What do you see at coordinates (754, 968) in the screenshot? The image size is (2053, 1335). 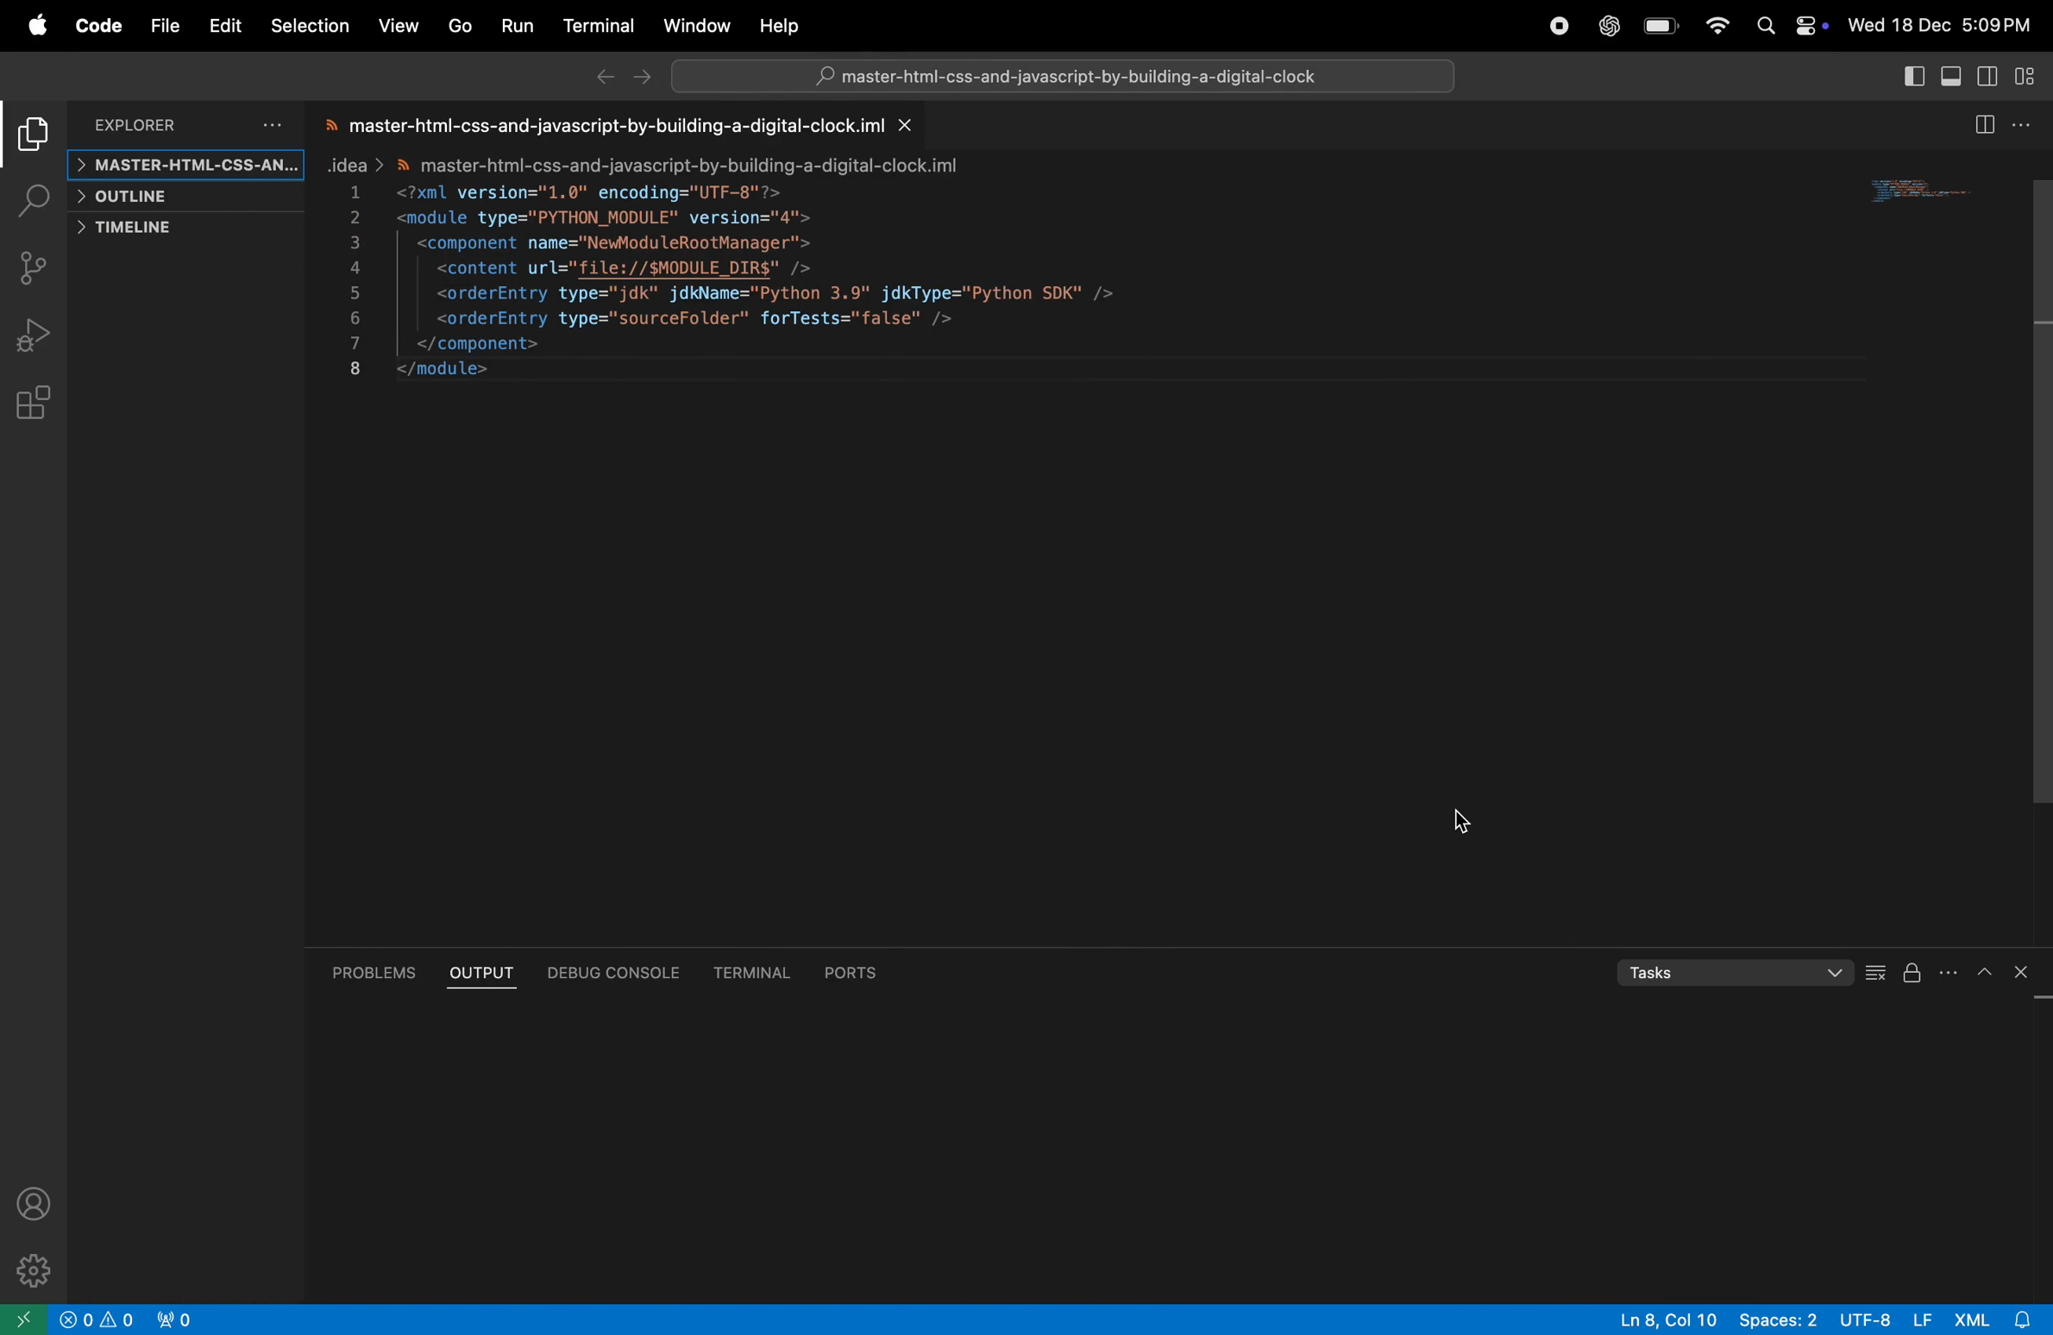 I see `terminal` at bounding box center [754, 968].